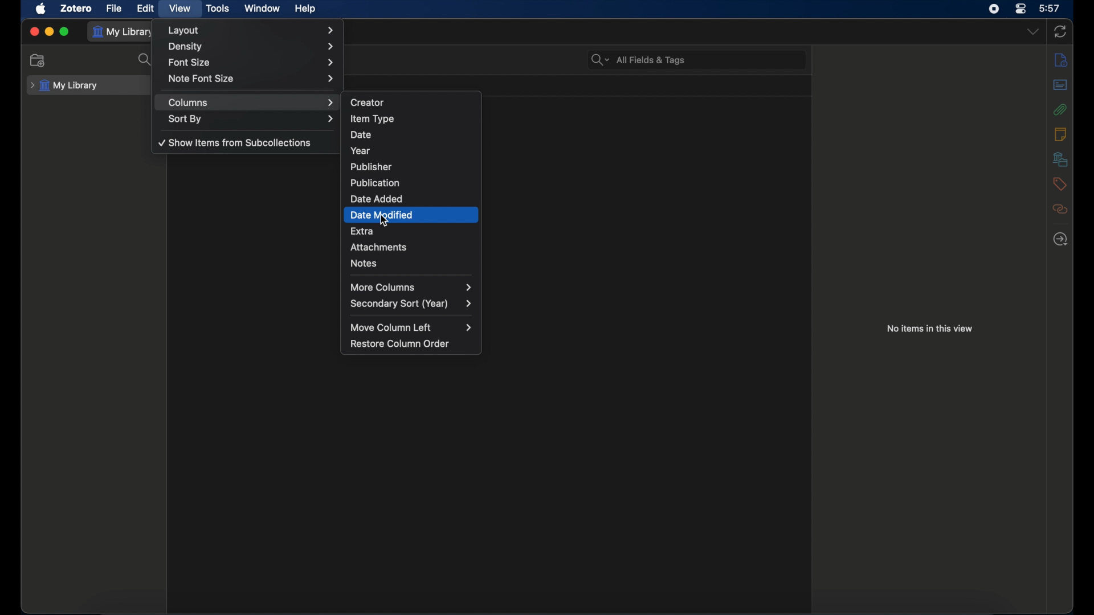 This screenshot has width=1094, height=615. What do you see at coordinates (413, 101) in the screenshot?
I see `creator` at bounding box center [413, 101].